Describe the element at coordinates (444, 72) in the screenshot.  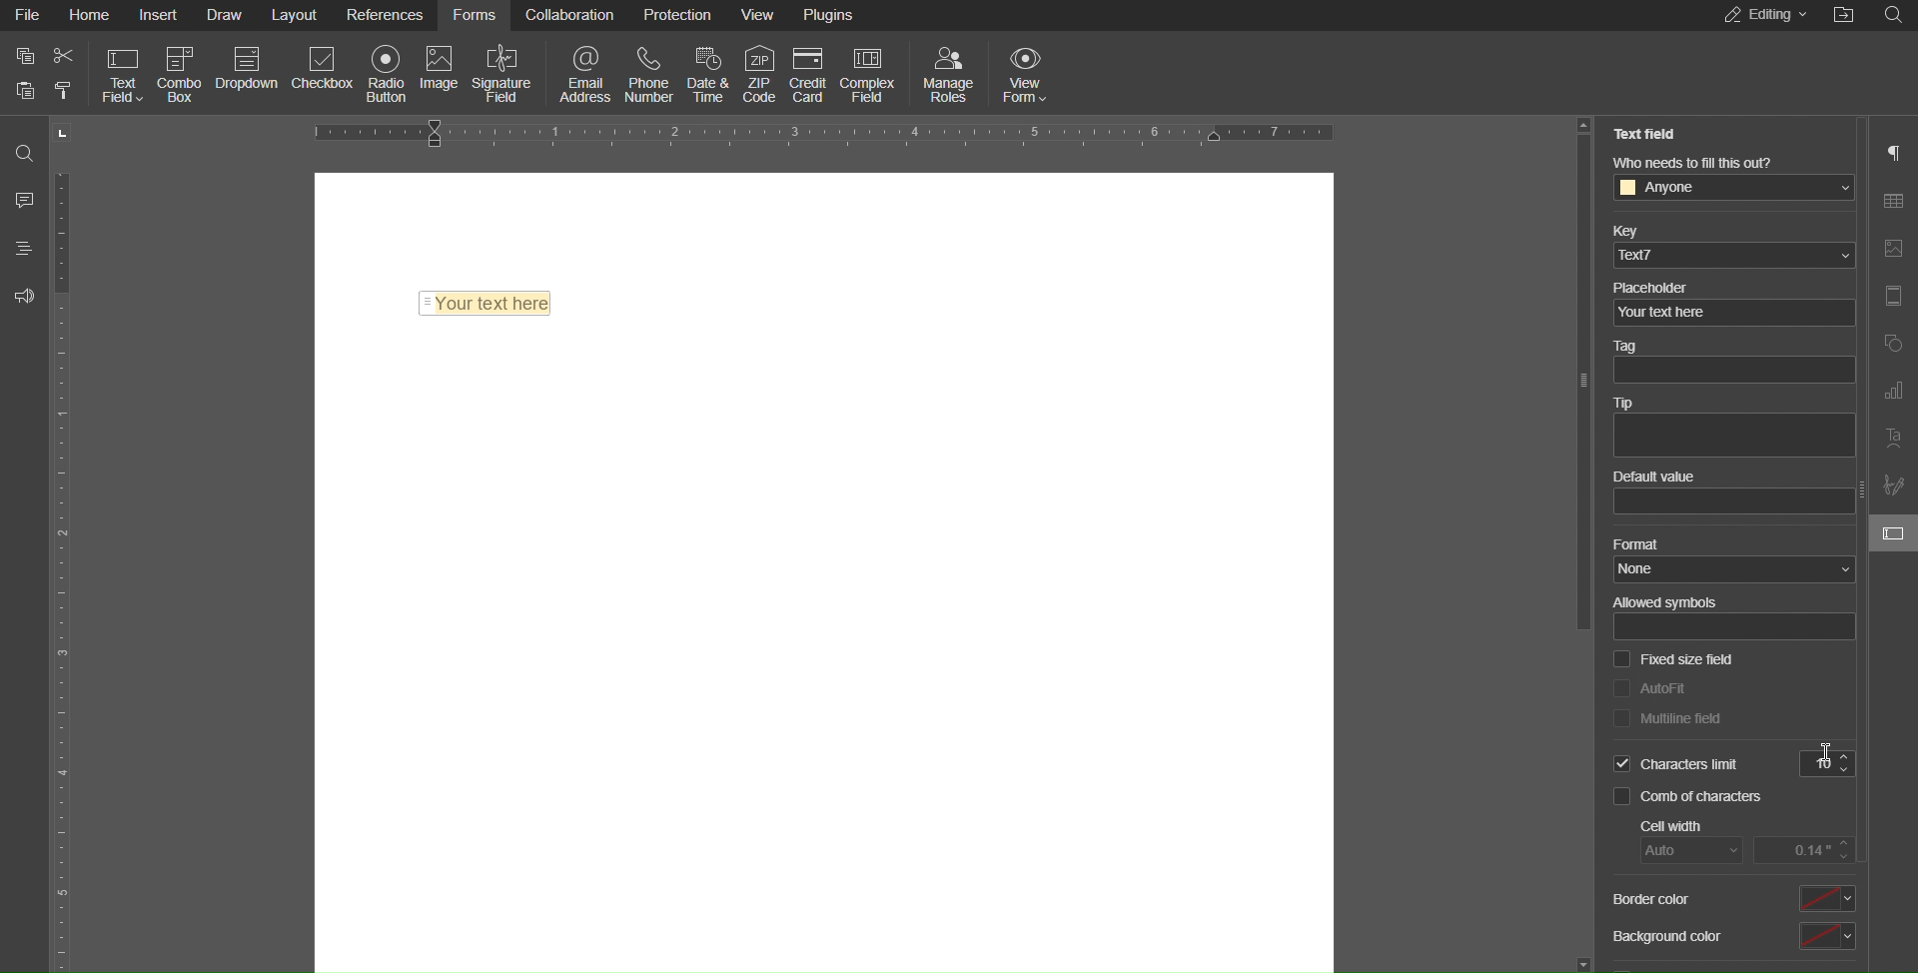
I see `Image` at that location.